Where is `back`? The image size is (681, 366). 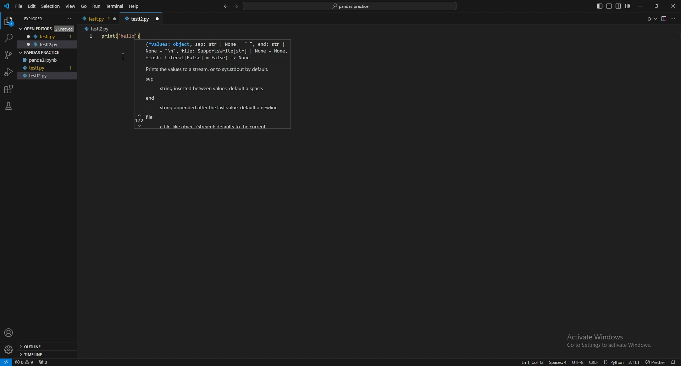
back is located at coordinates (226, 7).